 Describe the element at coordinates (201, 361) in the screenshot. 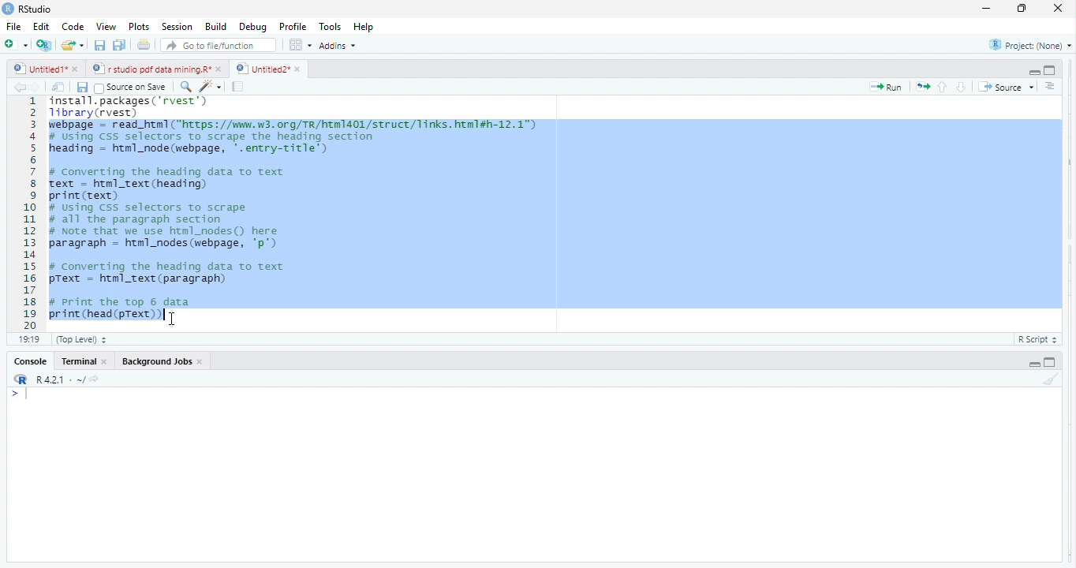

I see `close` at that location.